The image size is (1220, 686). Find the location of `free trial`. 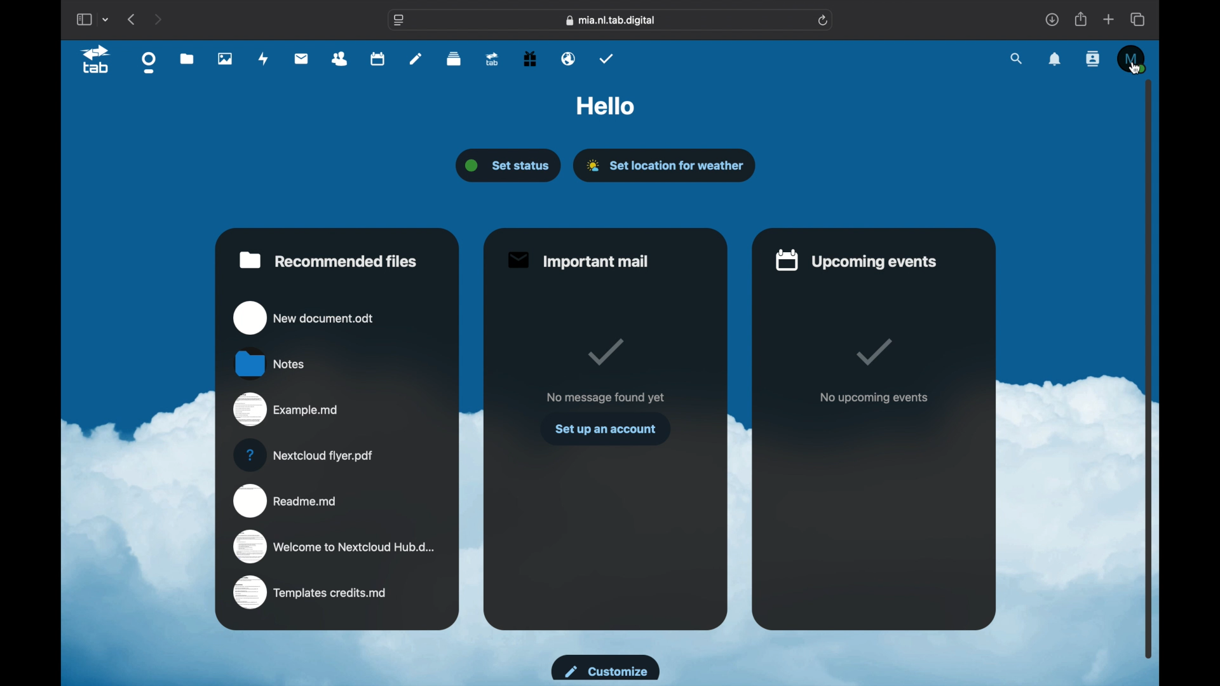

free trial is located at coordinates (530, 59).